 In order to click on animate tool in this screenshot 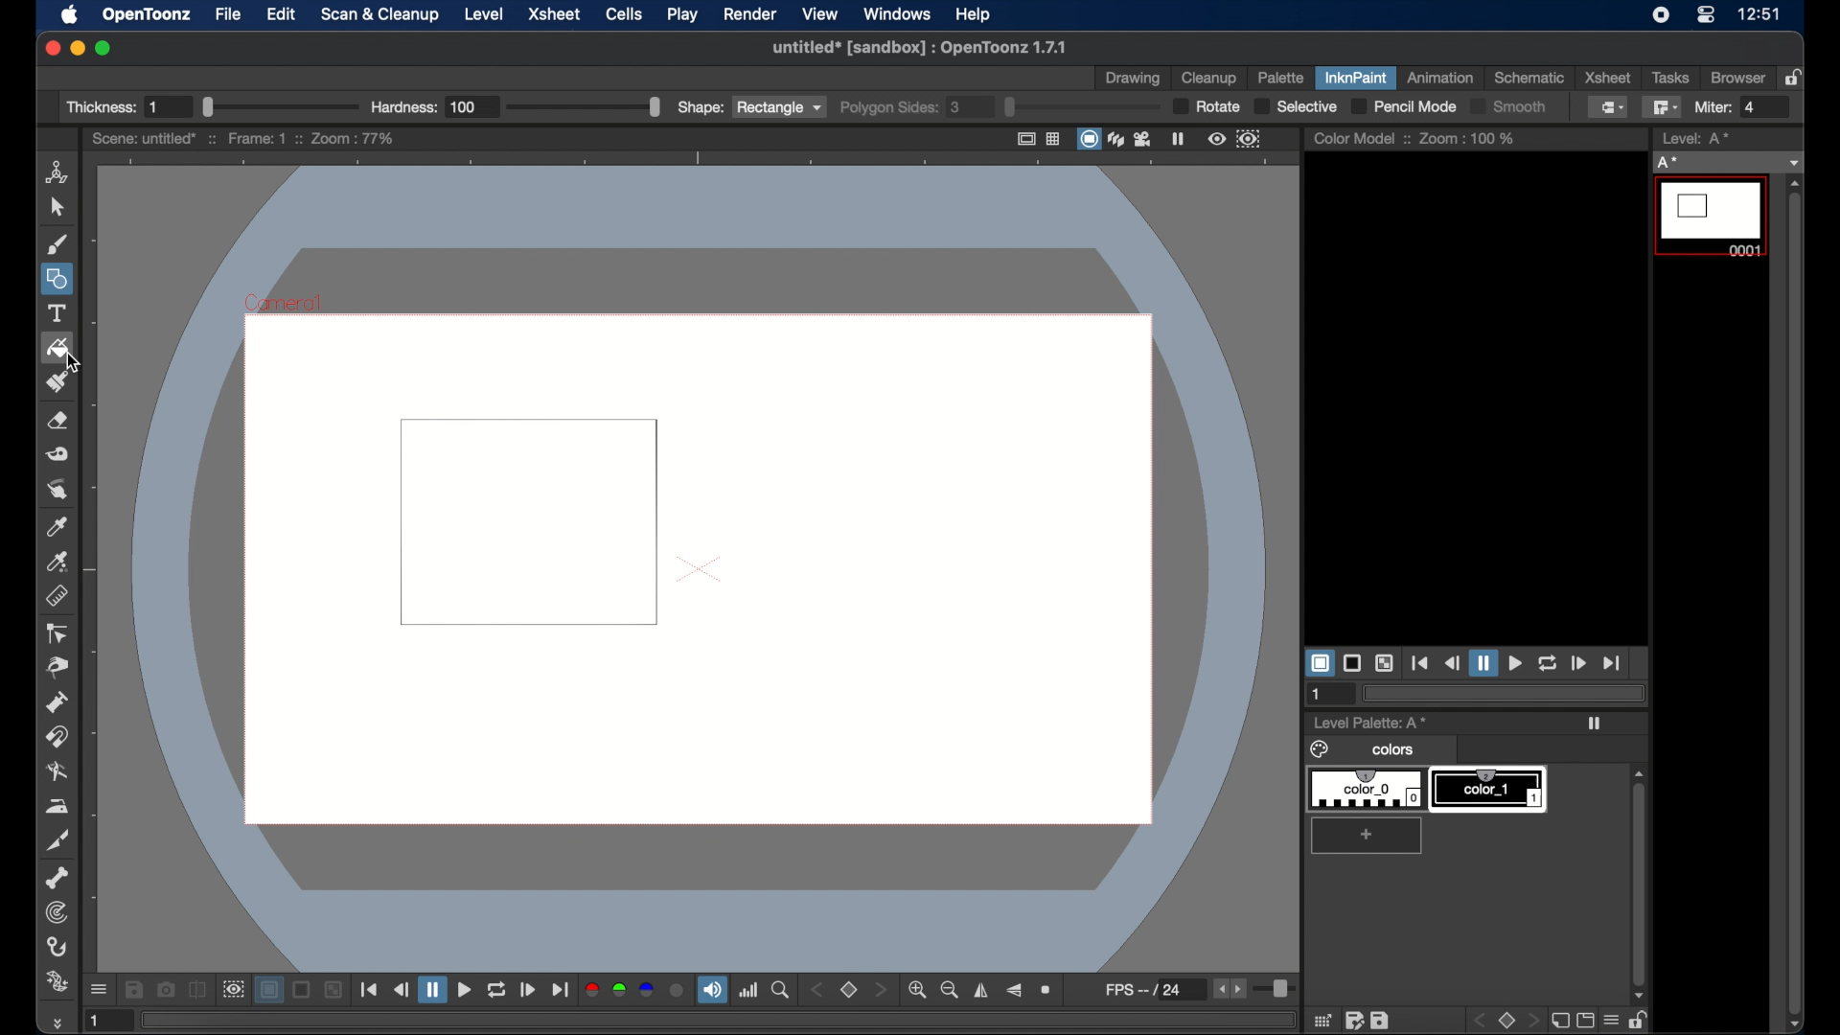, I will do `click(57, 172)`.